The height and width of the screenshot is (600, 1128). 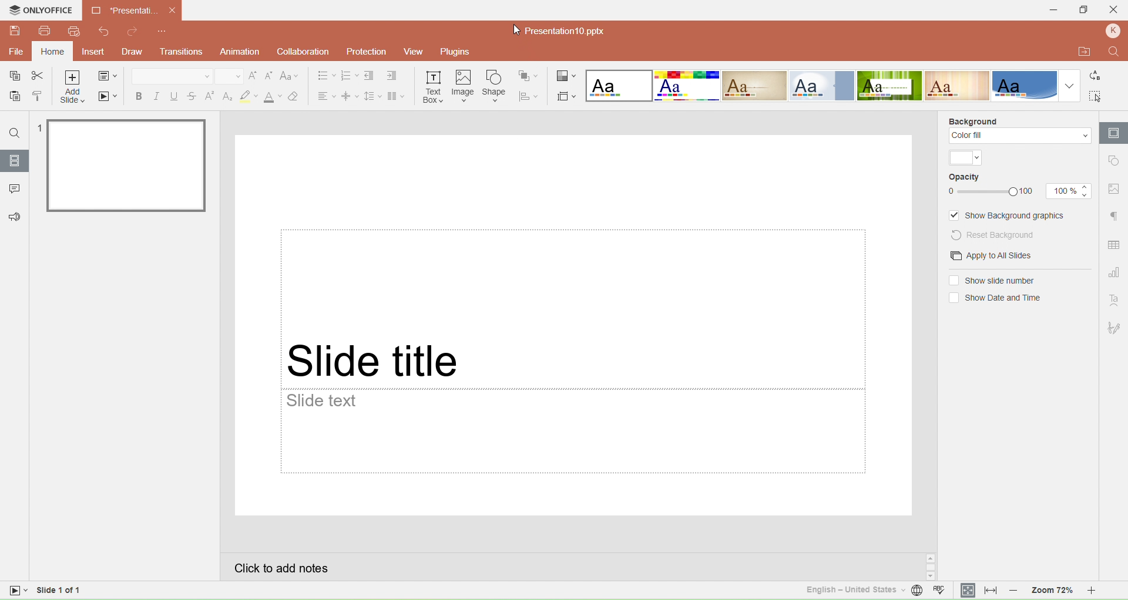 What do you see at coordinates (1052, 591) in the screenshot?
I see `Zoom 72%` at bounding box center [1052, 591].